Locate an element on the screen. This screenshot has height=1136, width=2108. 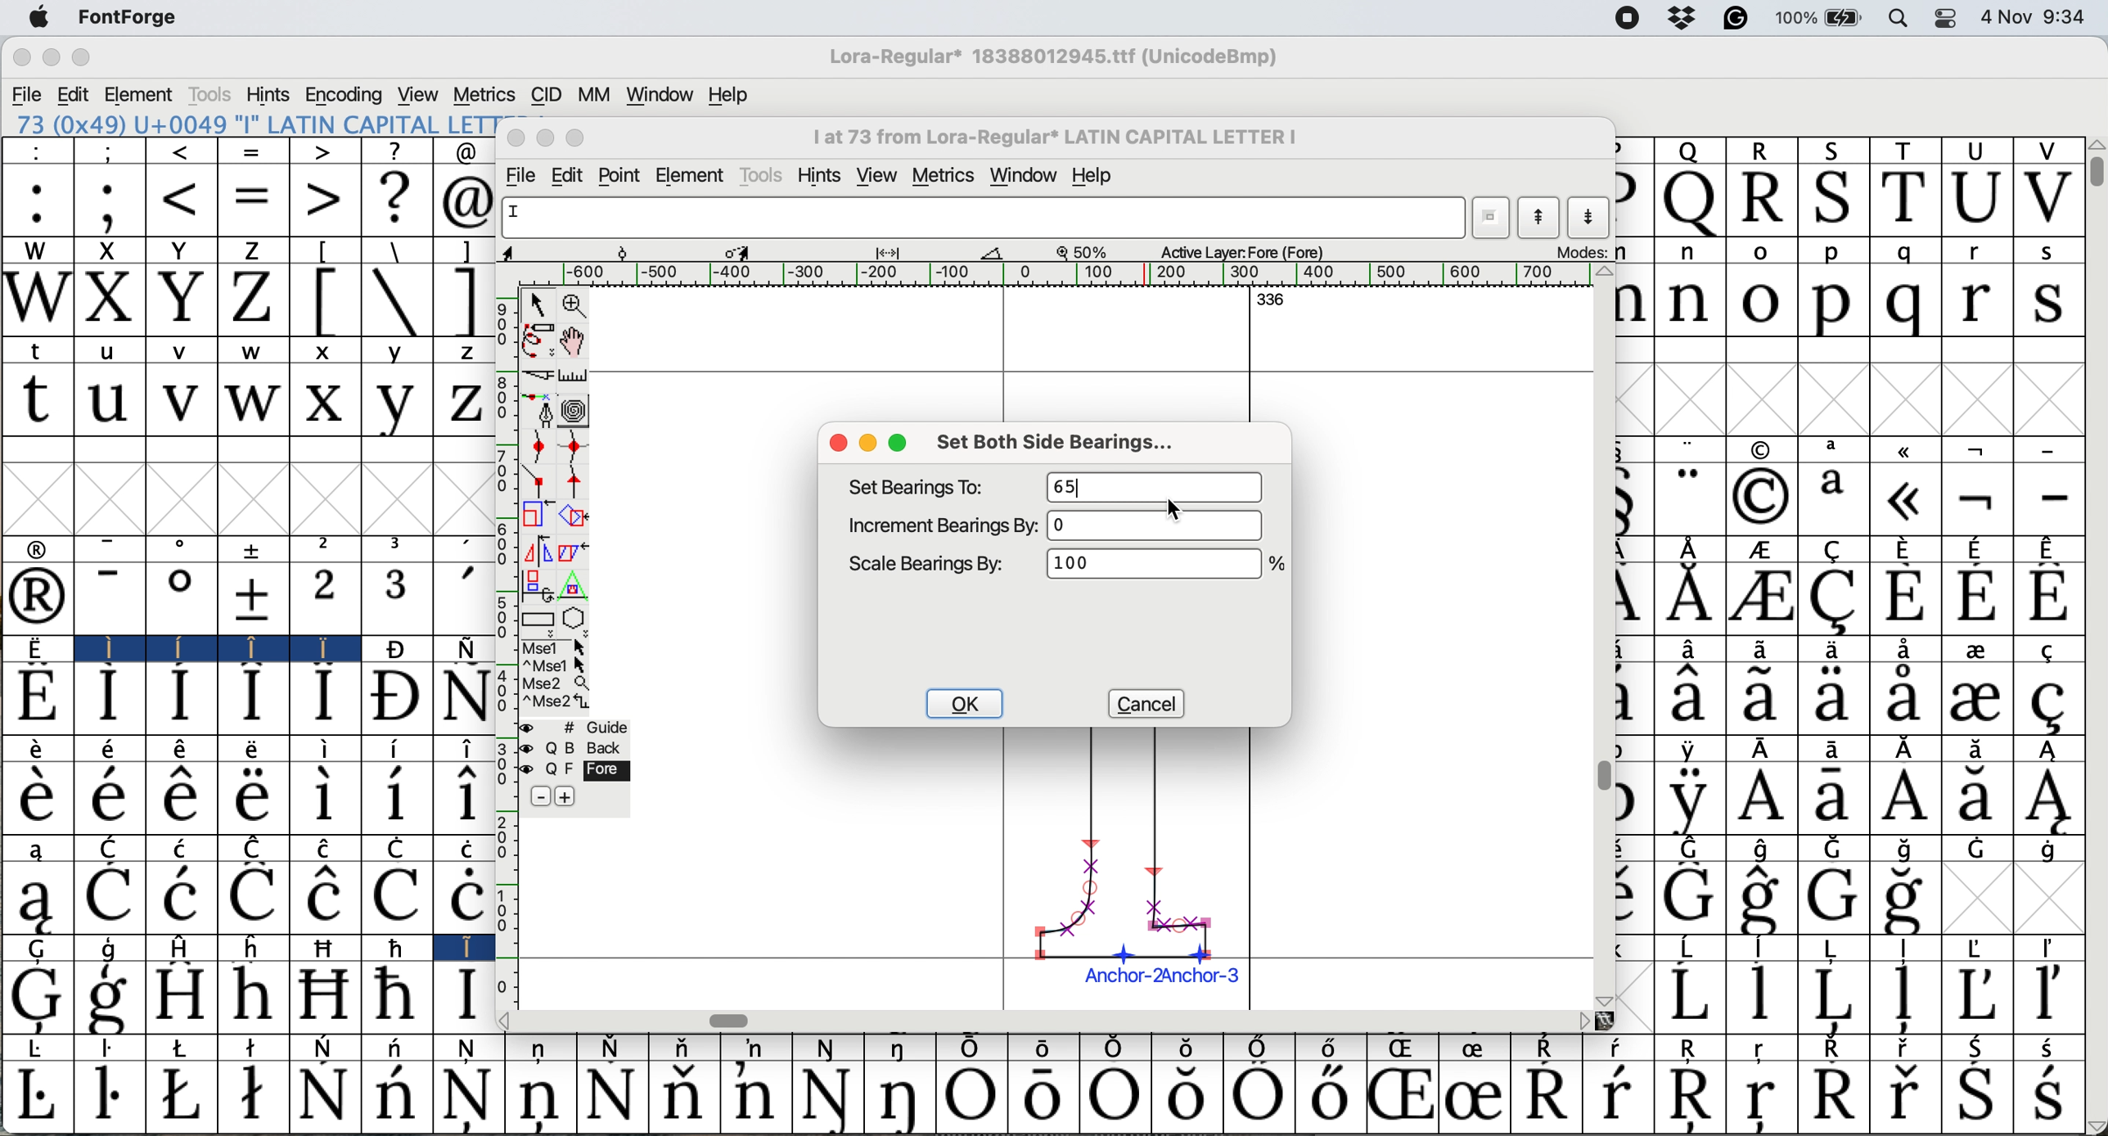
measure distance is located at coordinates (574, 373).